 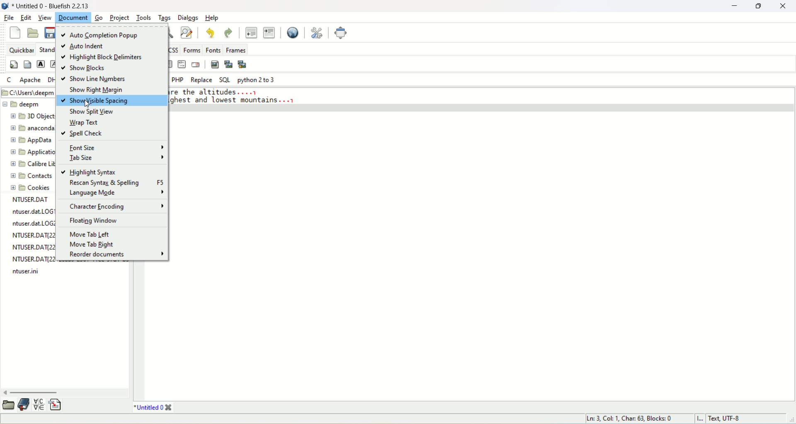 What do you see at coordinates (257, 80) in the screenshot?
I see `python 2 to 3` at bounding box center [257, 80].